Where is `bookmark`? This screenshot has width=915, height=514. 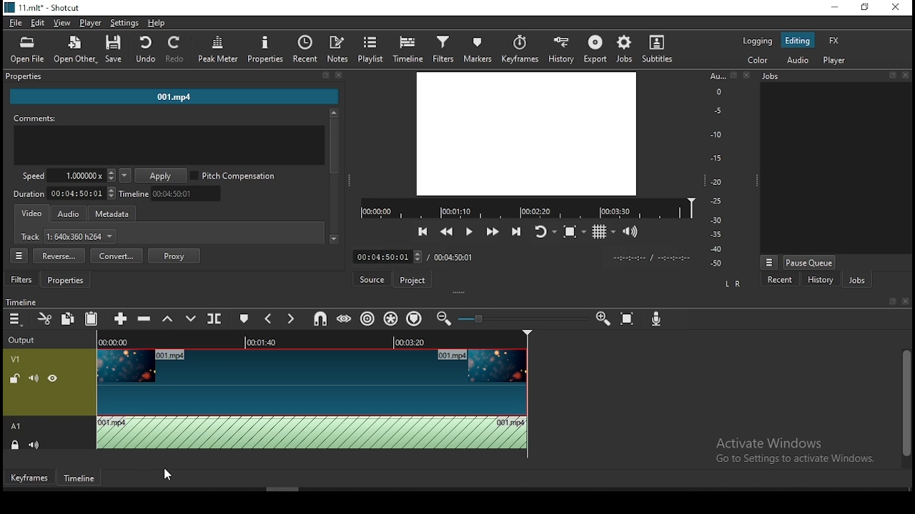
bookmark is located at coordinates (891, 301).